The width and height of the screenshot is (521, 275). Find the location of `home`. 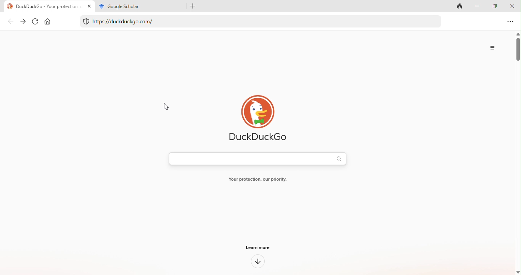

home is located at coordinates (50, 21).